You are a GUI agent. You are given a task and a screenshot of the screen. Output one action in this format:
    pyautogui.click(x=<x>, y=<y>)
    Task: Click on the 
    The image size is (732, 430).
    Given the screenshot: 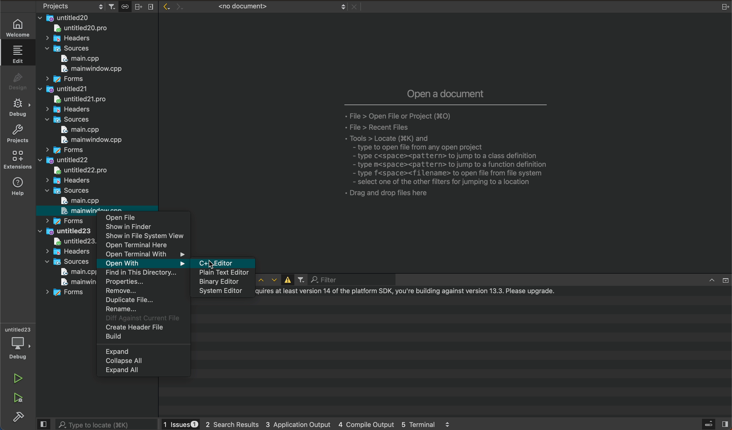 What is the action you would take?
    pyautogui.click(x=286, y=280)
    